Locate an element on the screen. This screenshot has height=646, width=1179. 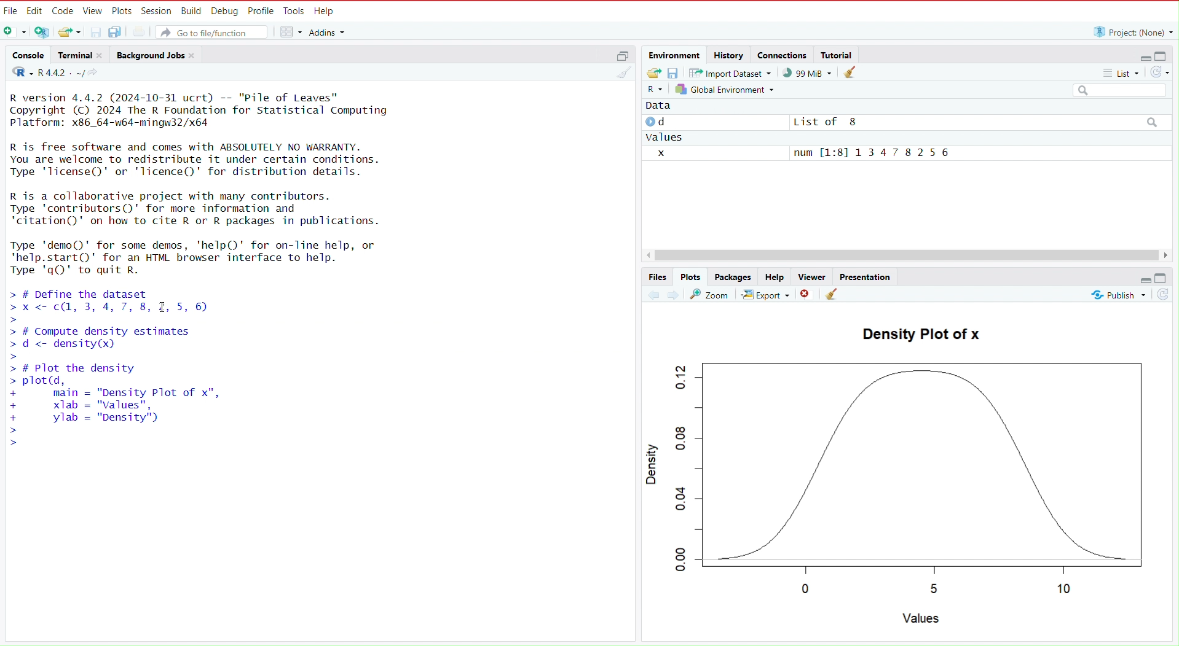
save workspace as is located at coordinates (673, 74).